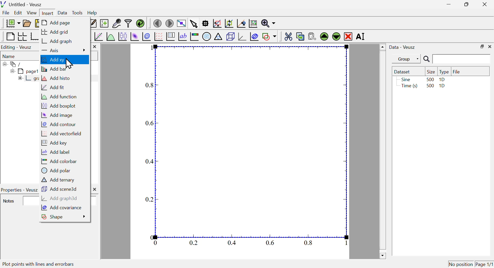 The height and width of the screenshot is (268, 494). What do you see at coordinates (232, 243) in the screenshot?
I see `0.4` at bounding box center [232, 243].